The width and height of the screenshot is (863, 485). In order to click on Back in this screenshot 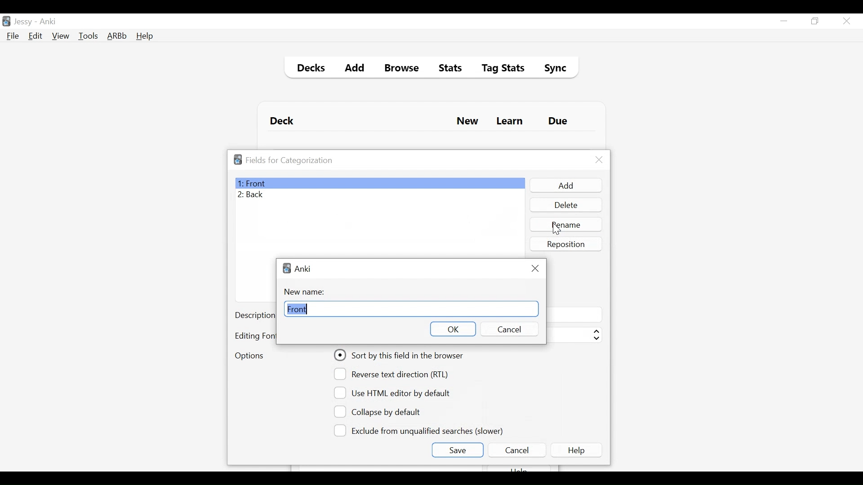, I will do `click(253, 195)`.